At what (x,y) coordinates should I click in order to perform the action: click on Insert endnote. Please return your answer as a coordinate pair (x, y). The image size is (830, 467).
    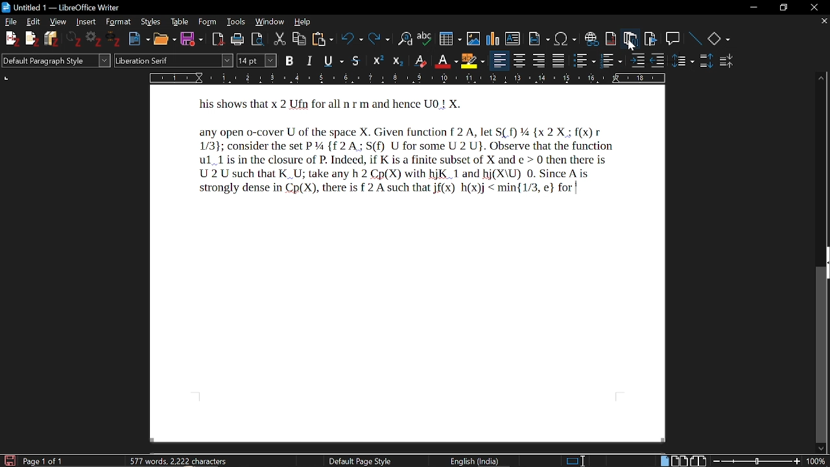
    Looking at the image, I should click on (630, 40).